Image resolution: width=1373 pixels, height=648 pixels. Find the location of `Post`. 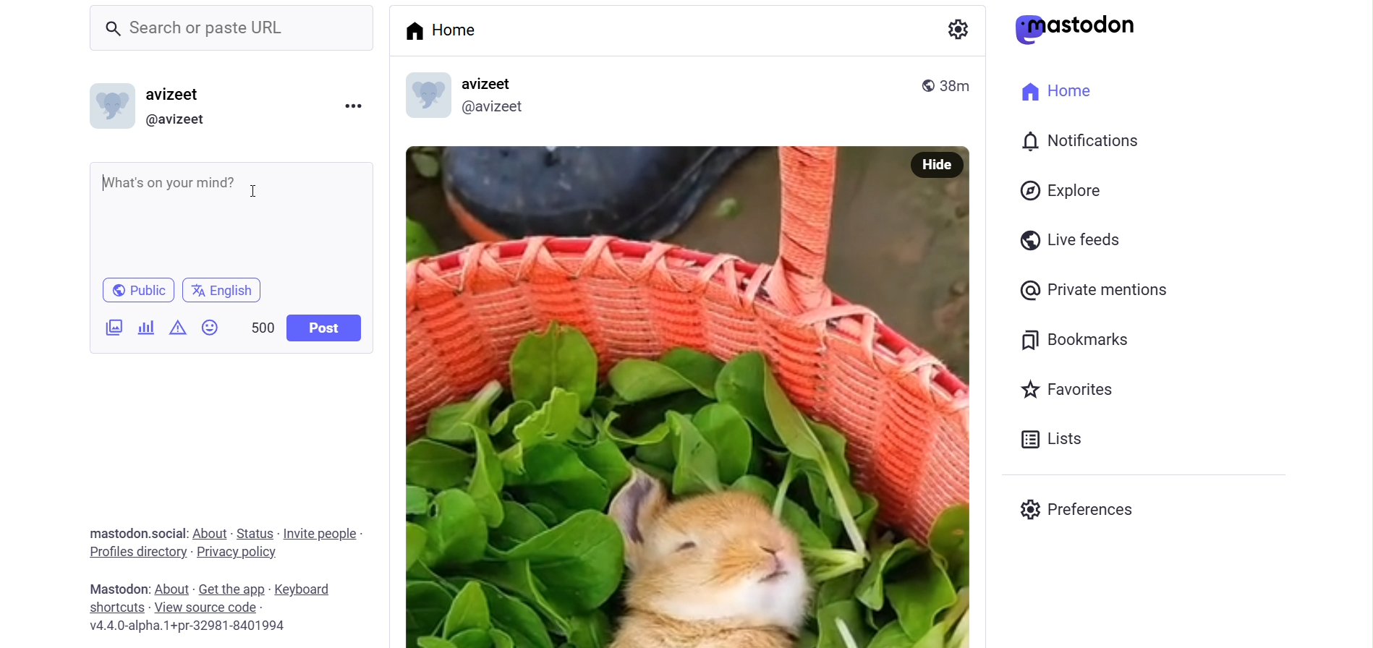

Post is located at coordinates (323, 328).